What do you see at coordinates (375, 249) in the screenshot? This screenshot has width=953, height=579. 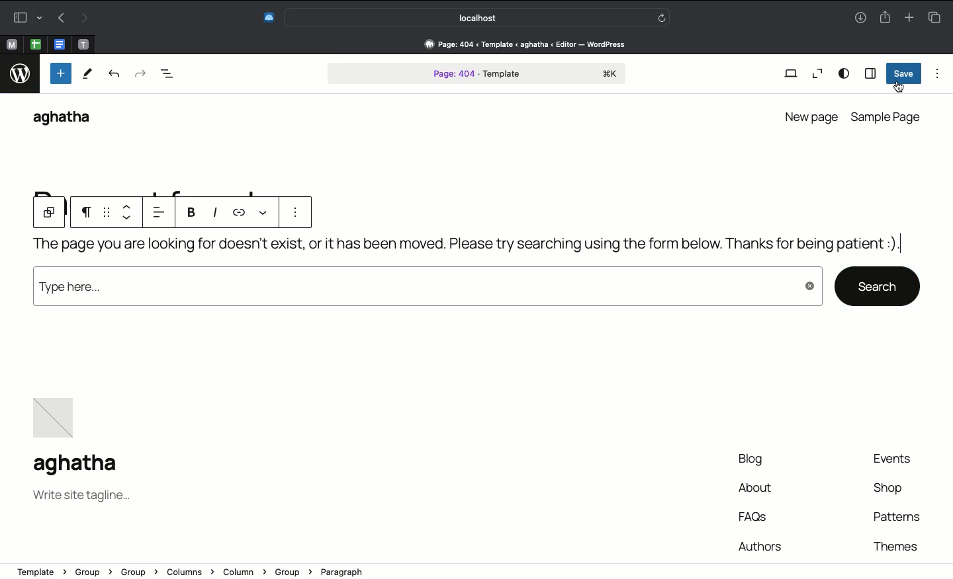 I see `Page not found` at bounding box center [375, 249].